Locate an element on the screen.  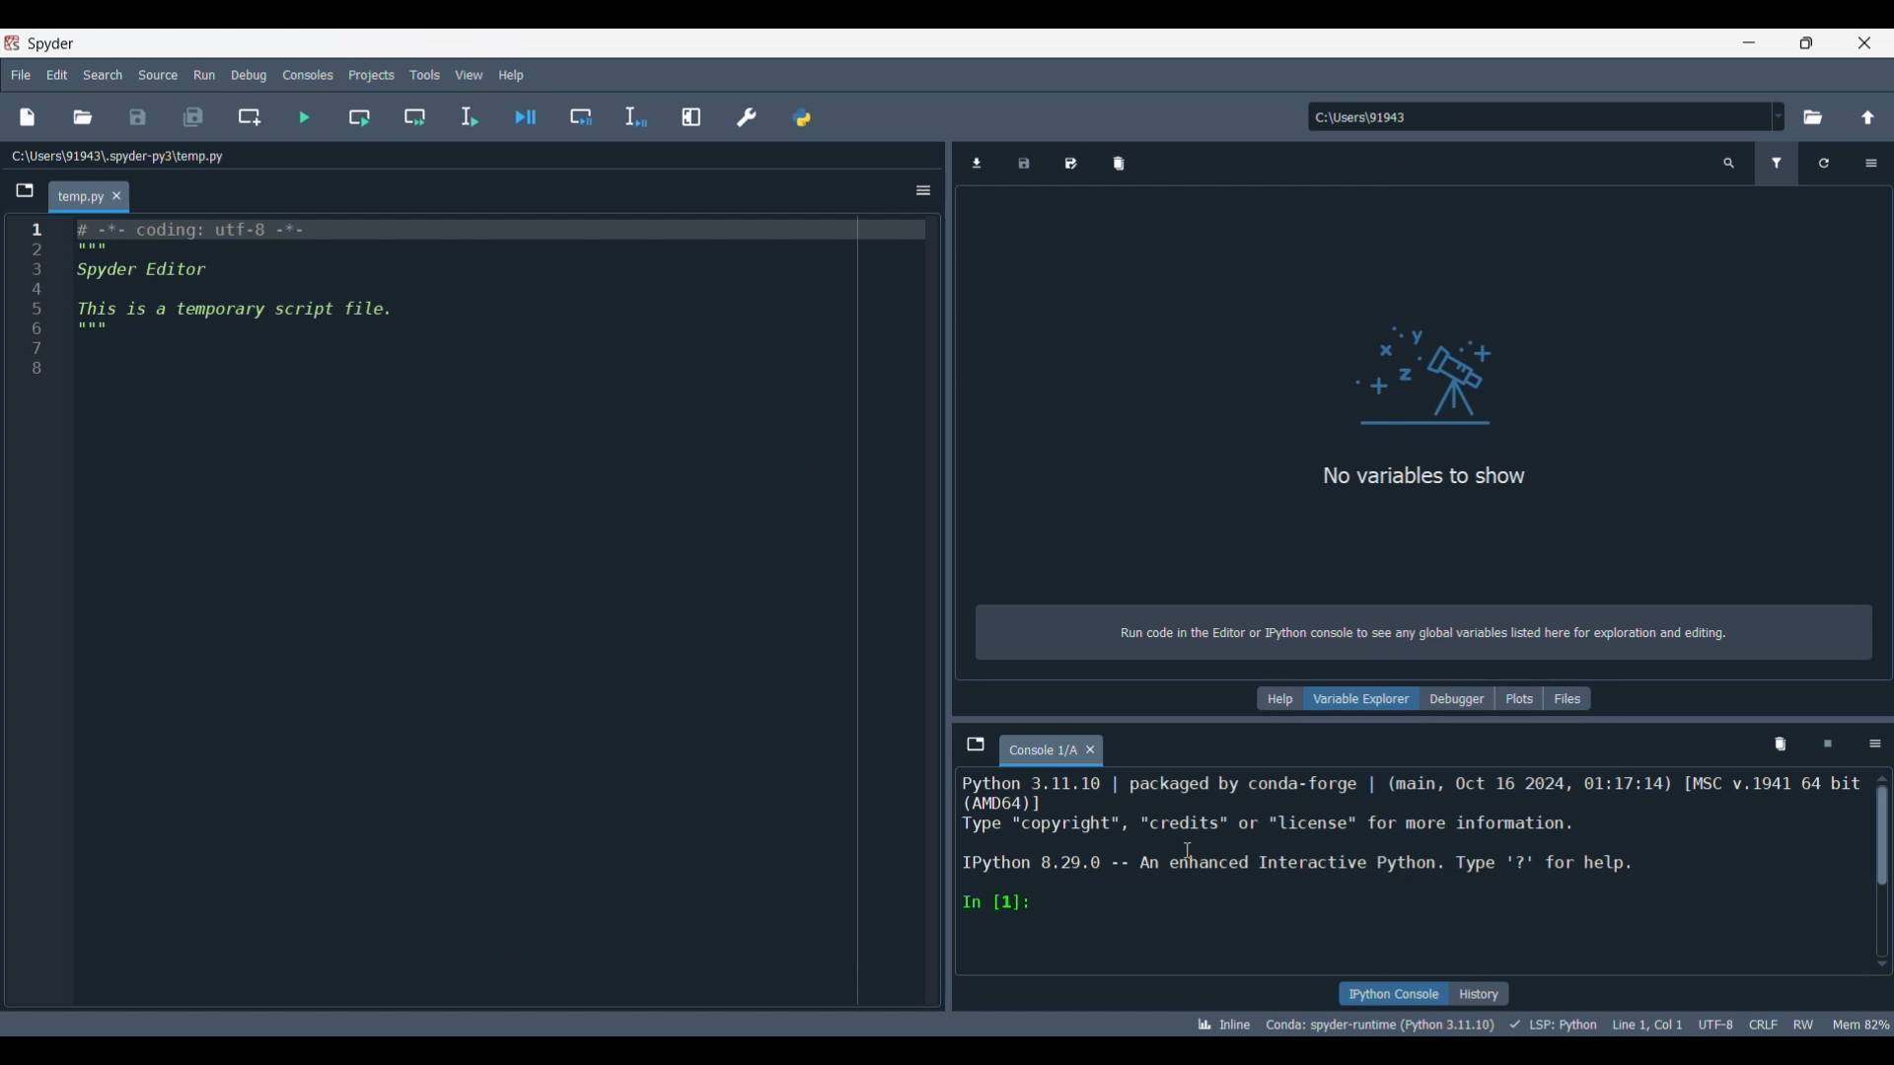
Debug selection/current line is located at coordinates (634, 117).